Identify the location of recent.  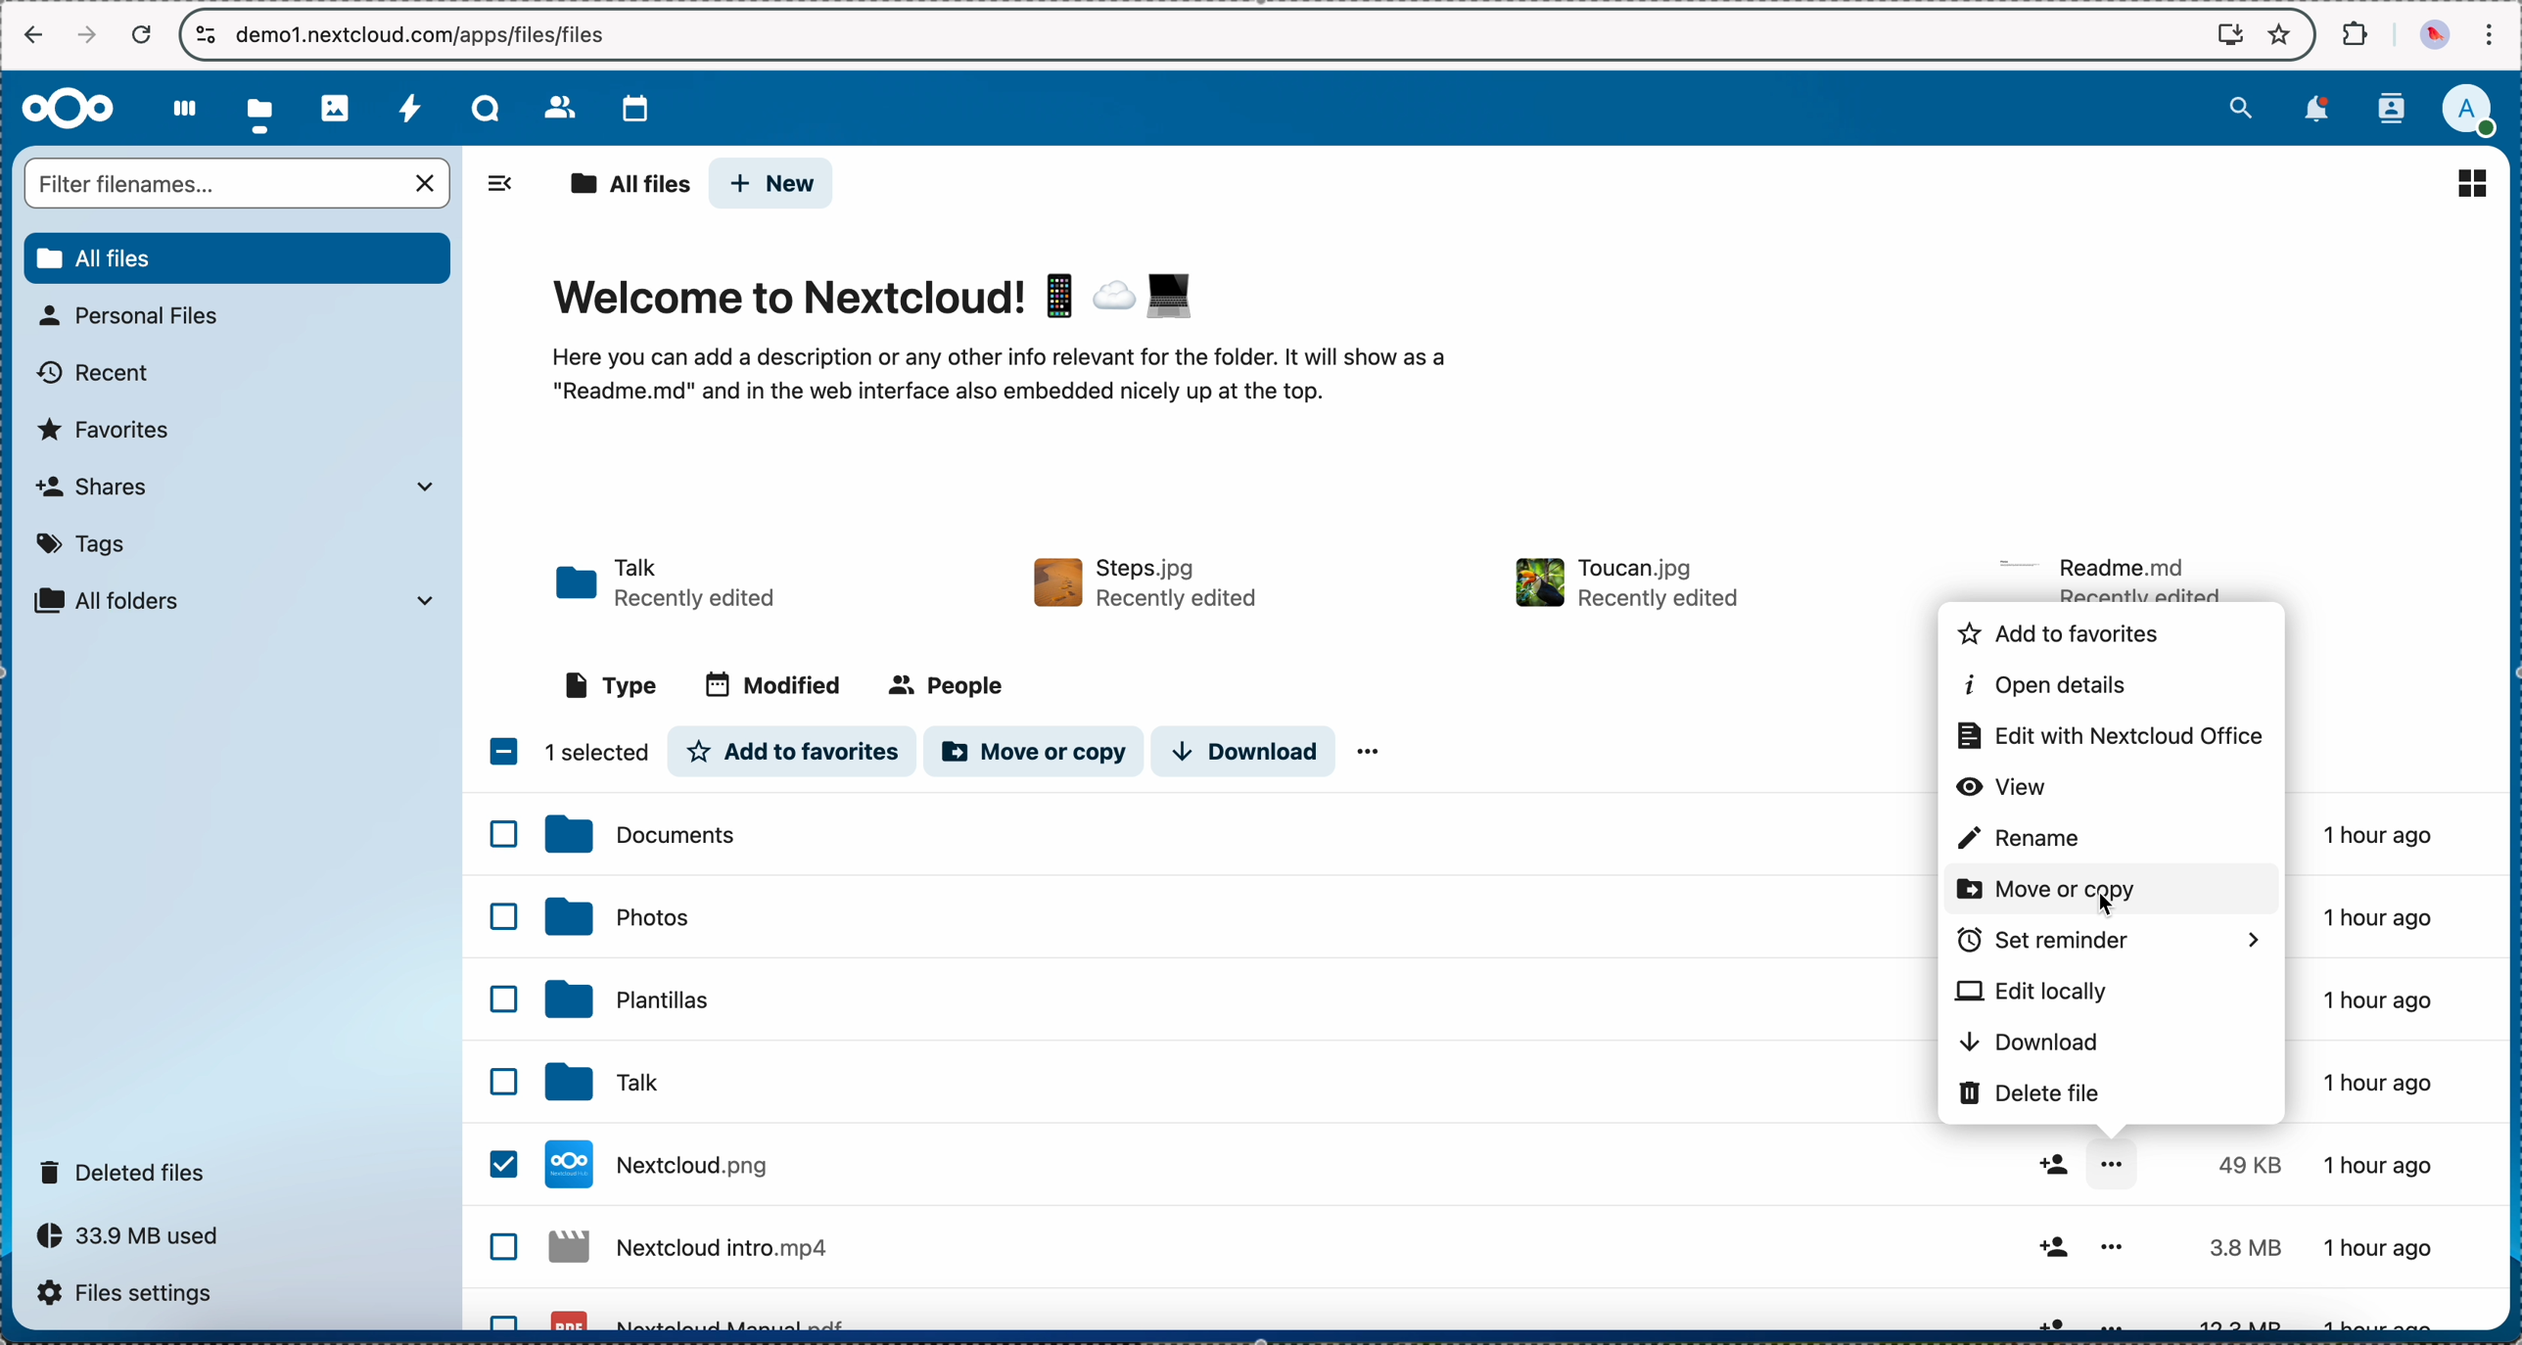
(90, 377).